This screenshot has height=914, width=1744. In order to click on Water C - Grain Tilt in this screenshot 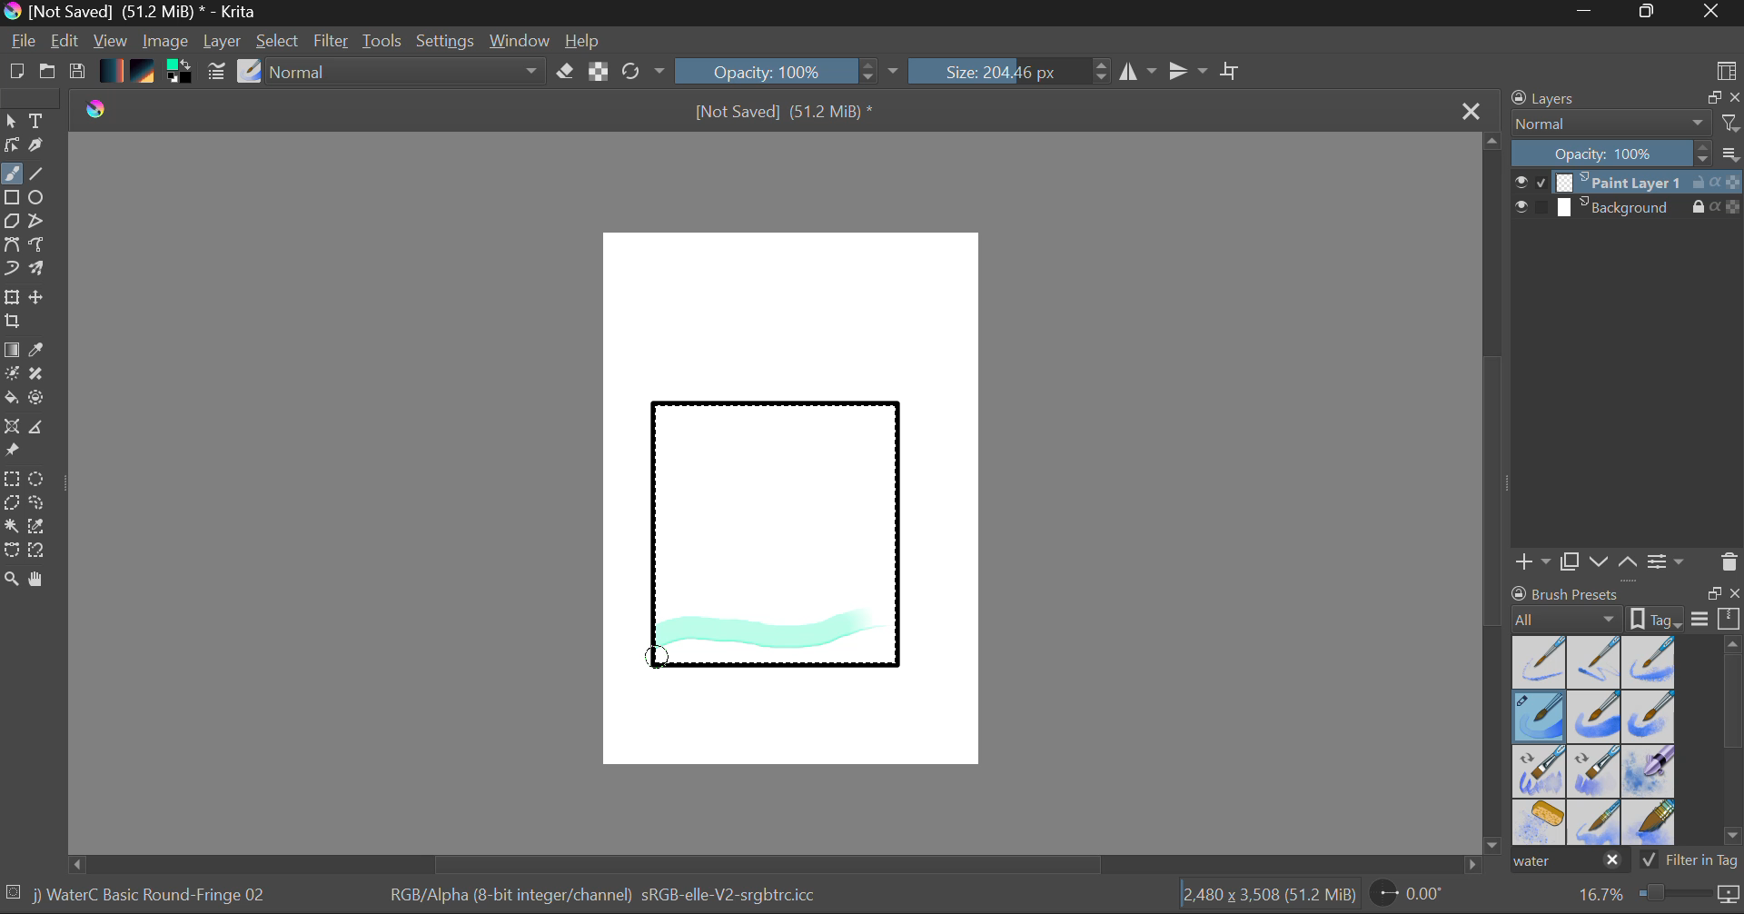, I will do `click(1541, 771)`.